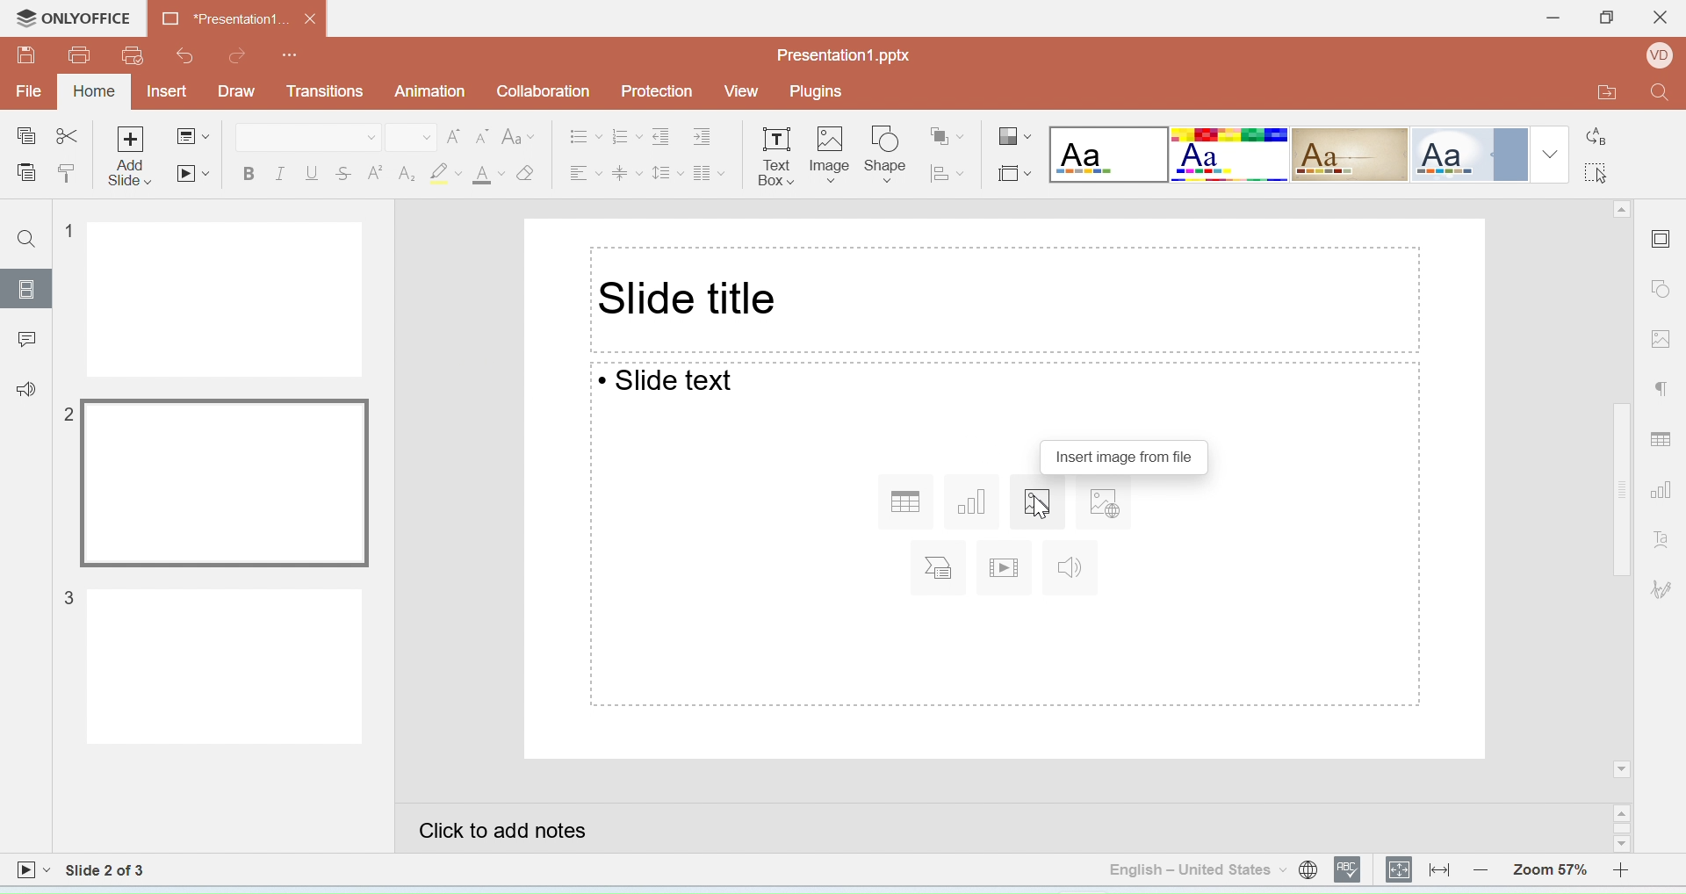 The image size is (1686, 894). I want to click on insert link, so click(1100, 506).